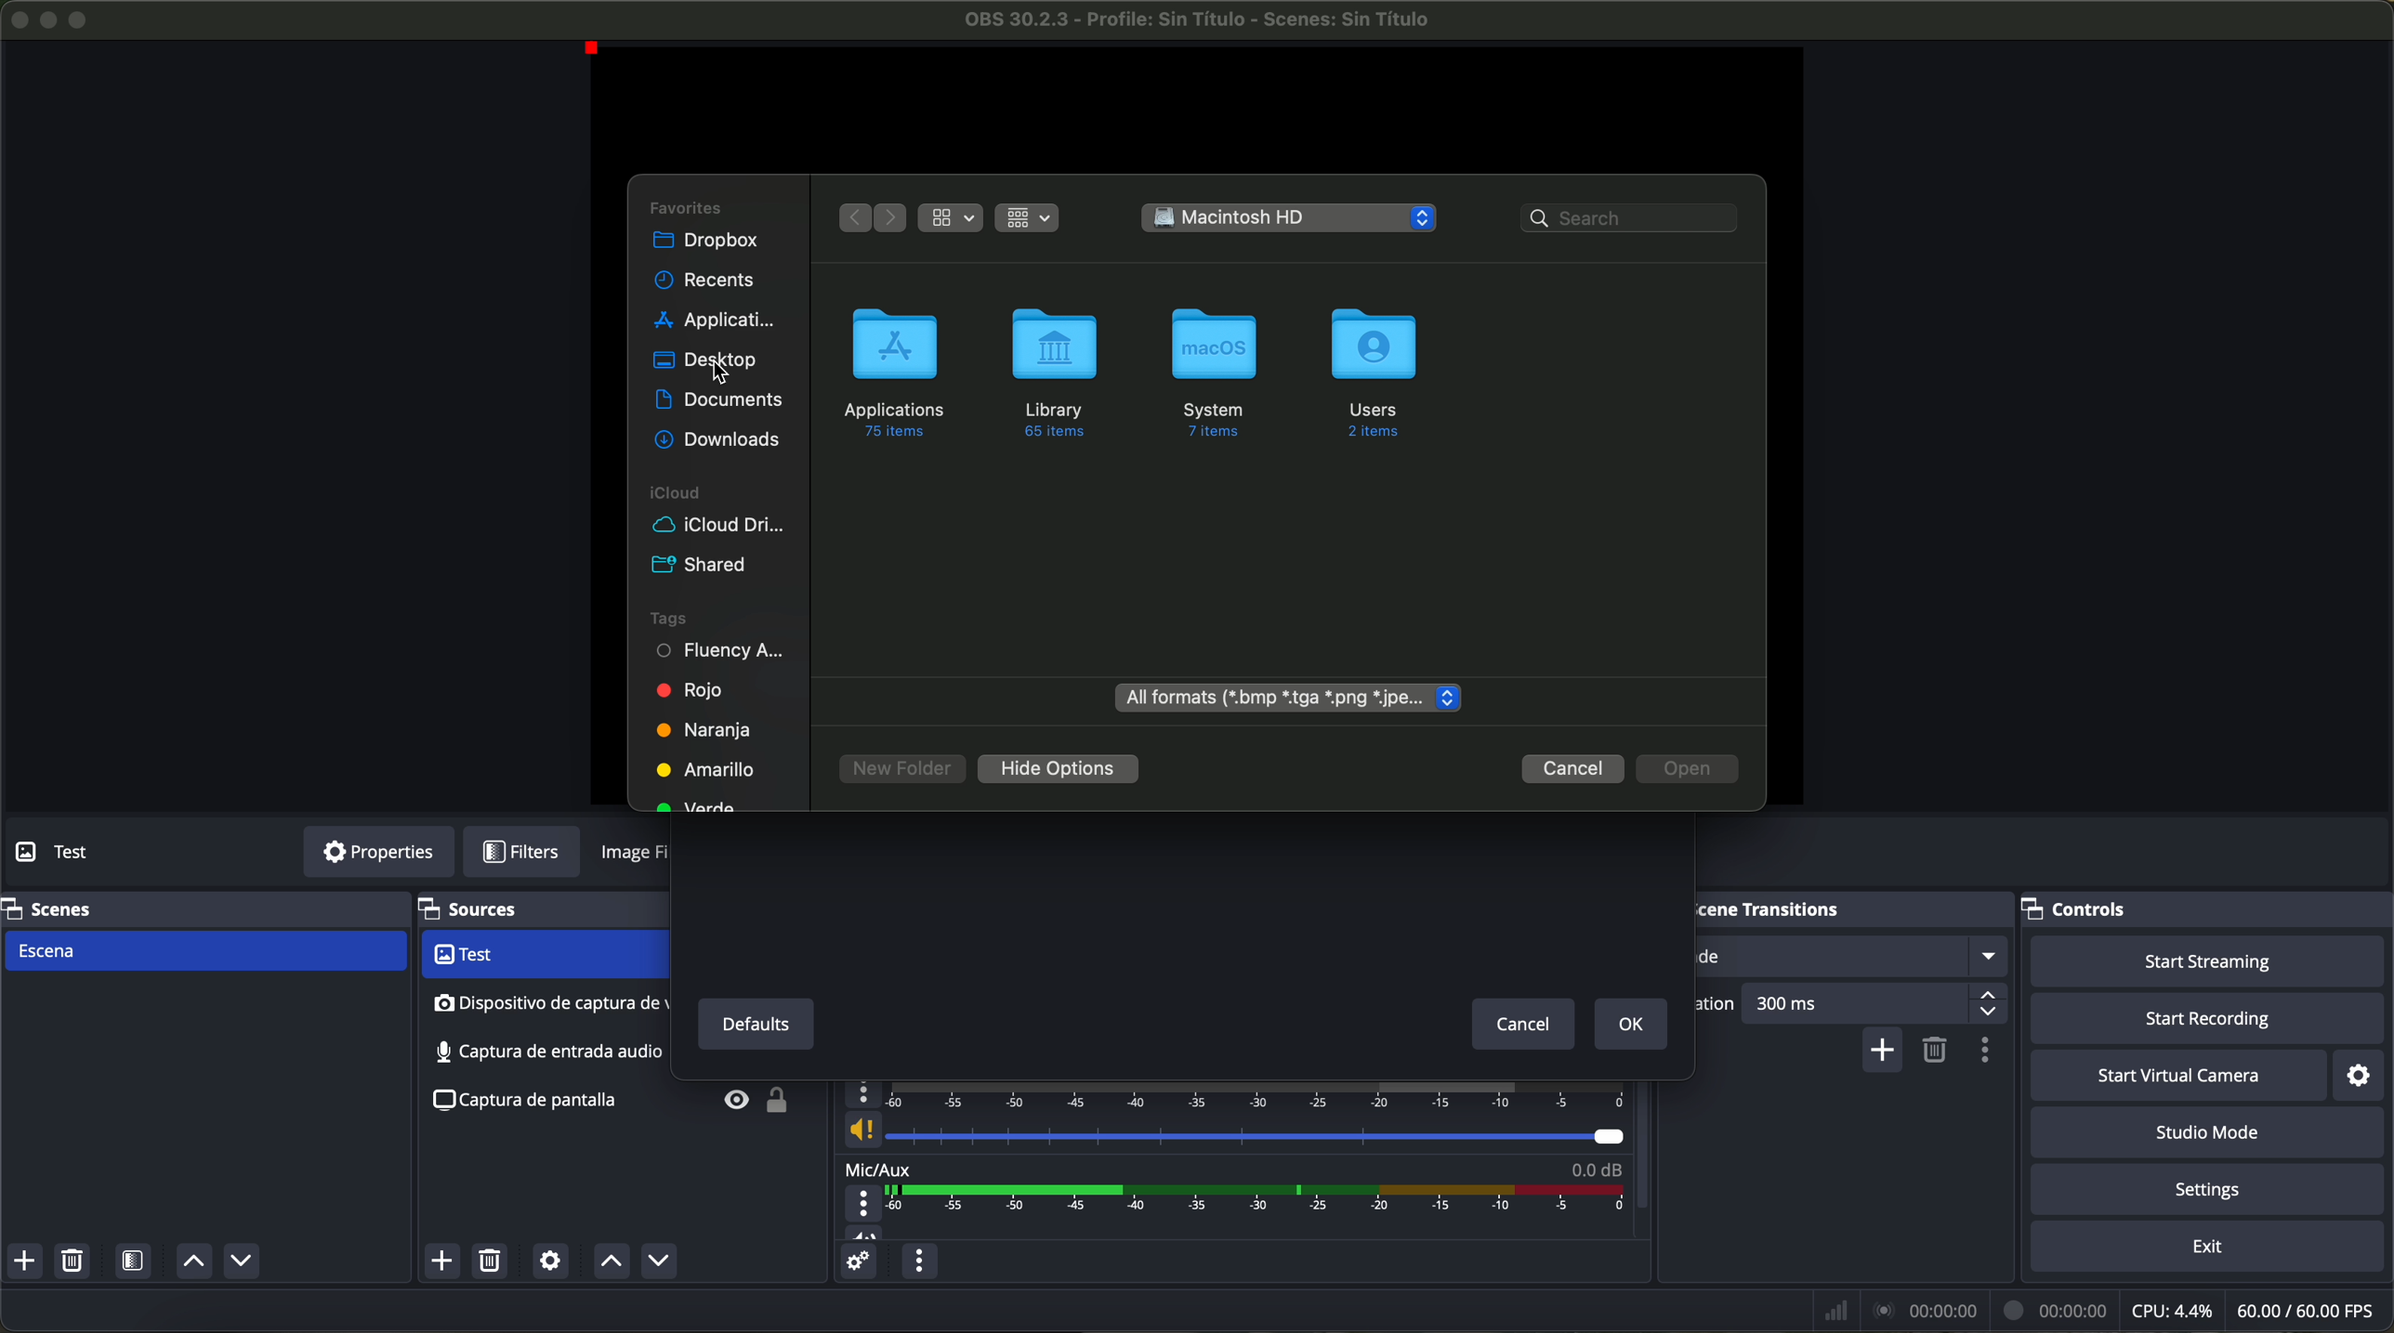  What do you see at coordinates (2210, 1248) in the screenshot?
I see `exit` at bounding box center [2210, 1248].